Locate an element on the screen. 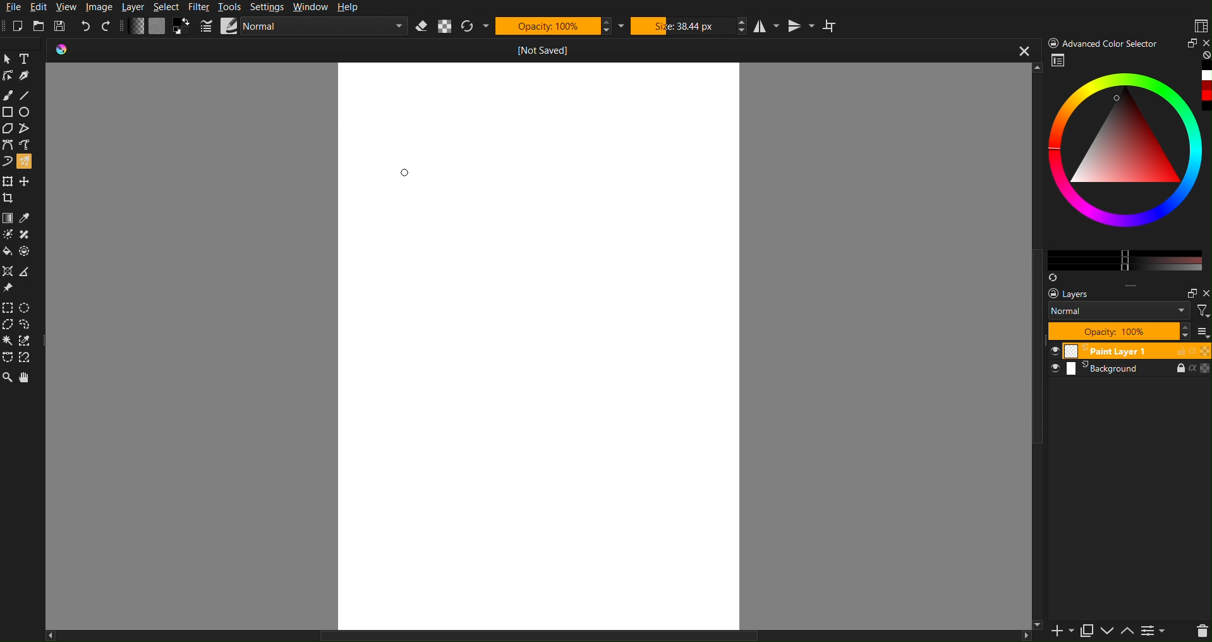 The image size is (1212, 642). Alpha is located at coordinates (448, 27).